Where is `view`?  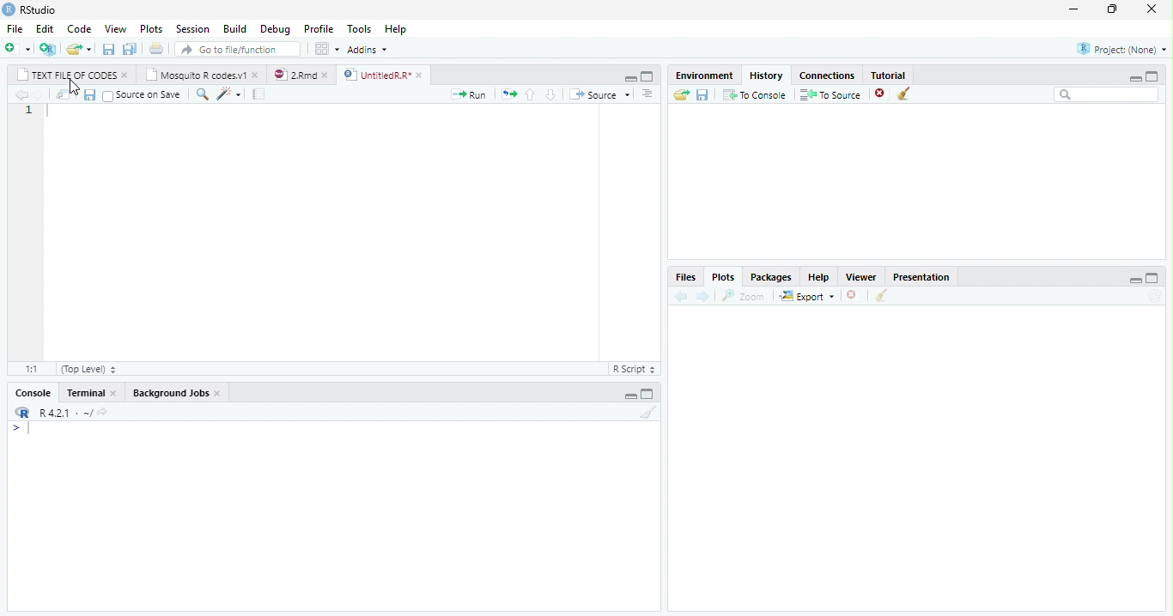 view is located at coordinates (112, 27).